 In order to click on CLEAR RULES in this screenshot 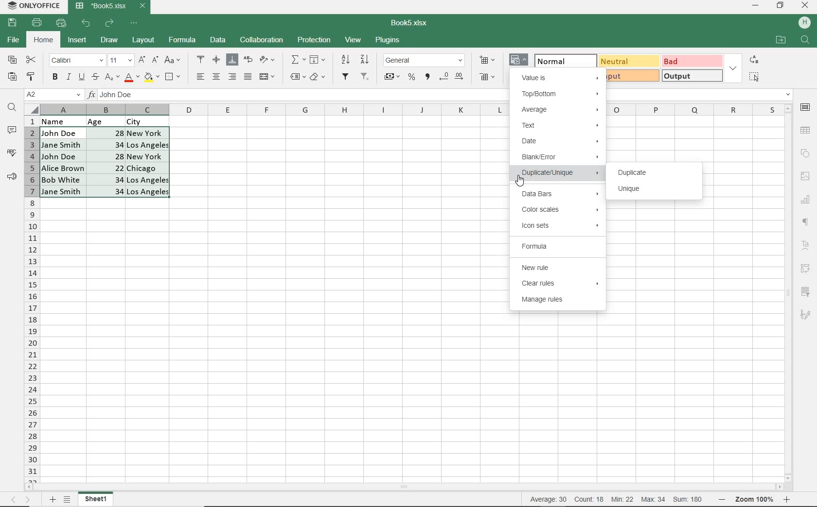, I will do `click(559, 284)`.